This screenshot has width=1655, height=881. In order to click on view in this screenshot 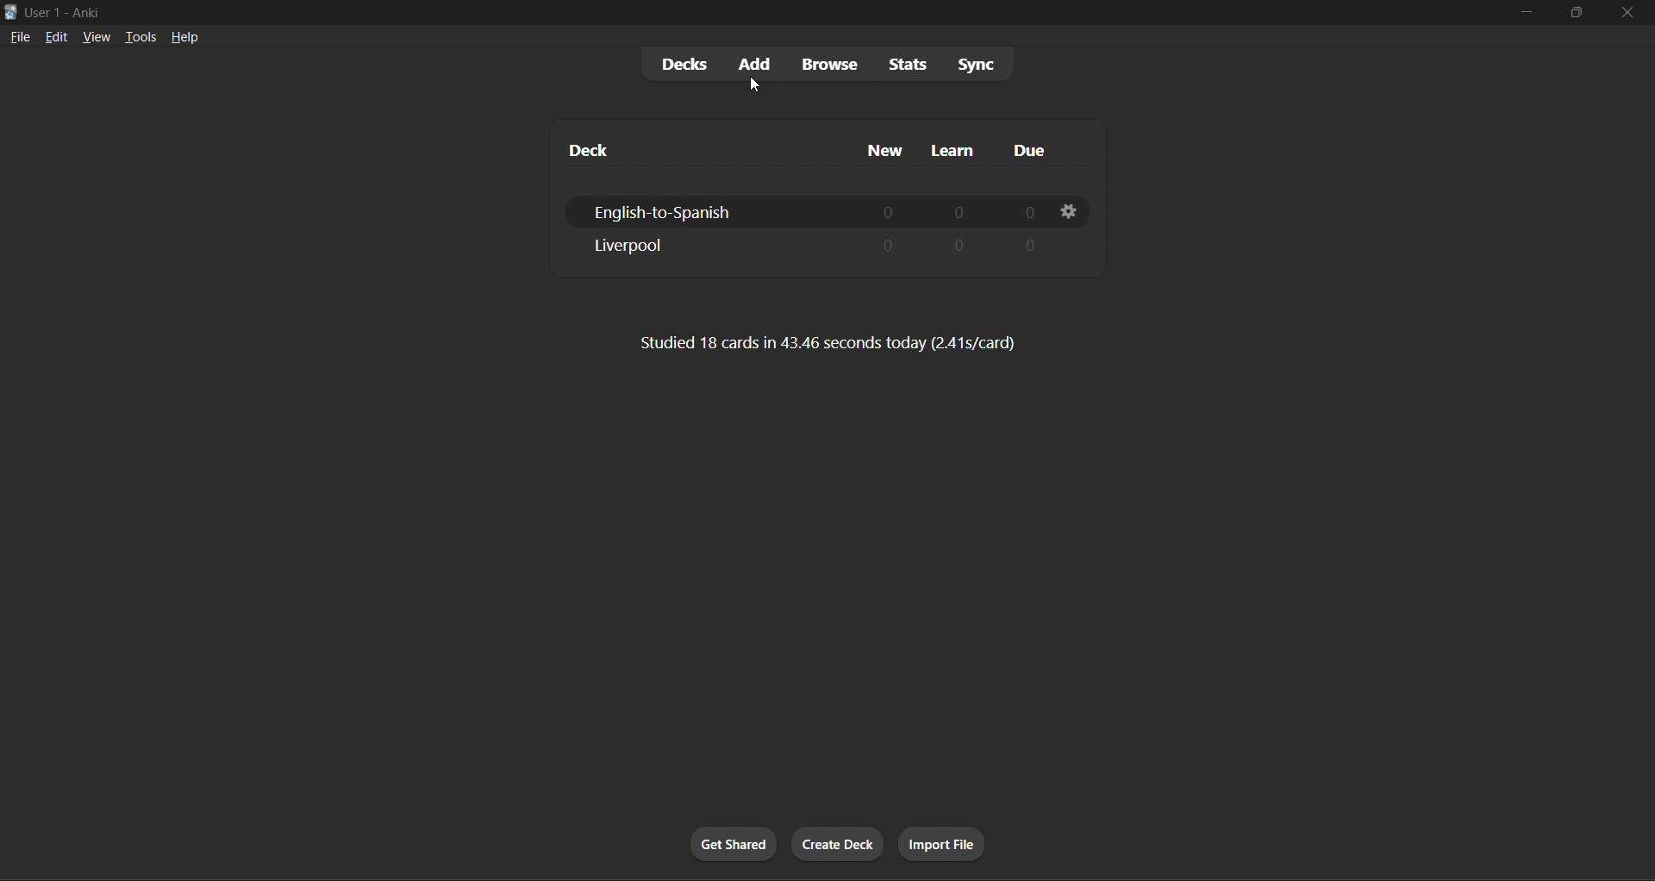, I will do `click(90, 35)`.